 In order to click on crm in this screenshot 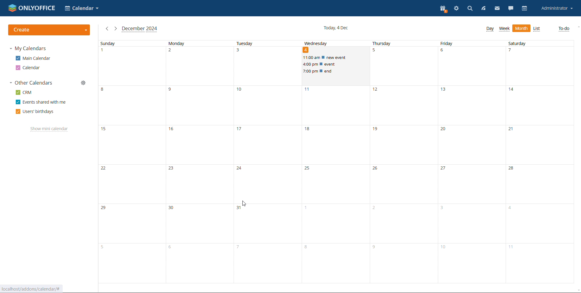, I will do `click(24, 92)`.